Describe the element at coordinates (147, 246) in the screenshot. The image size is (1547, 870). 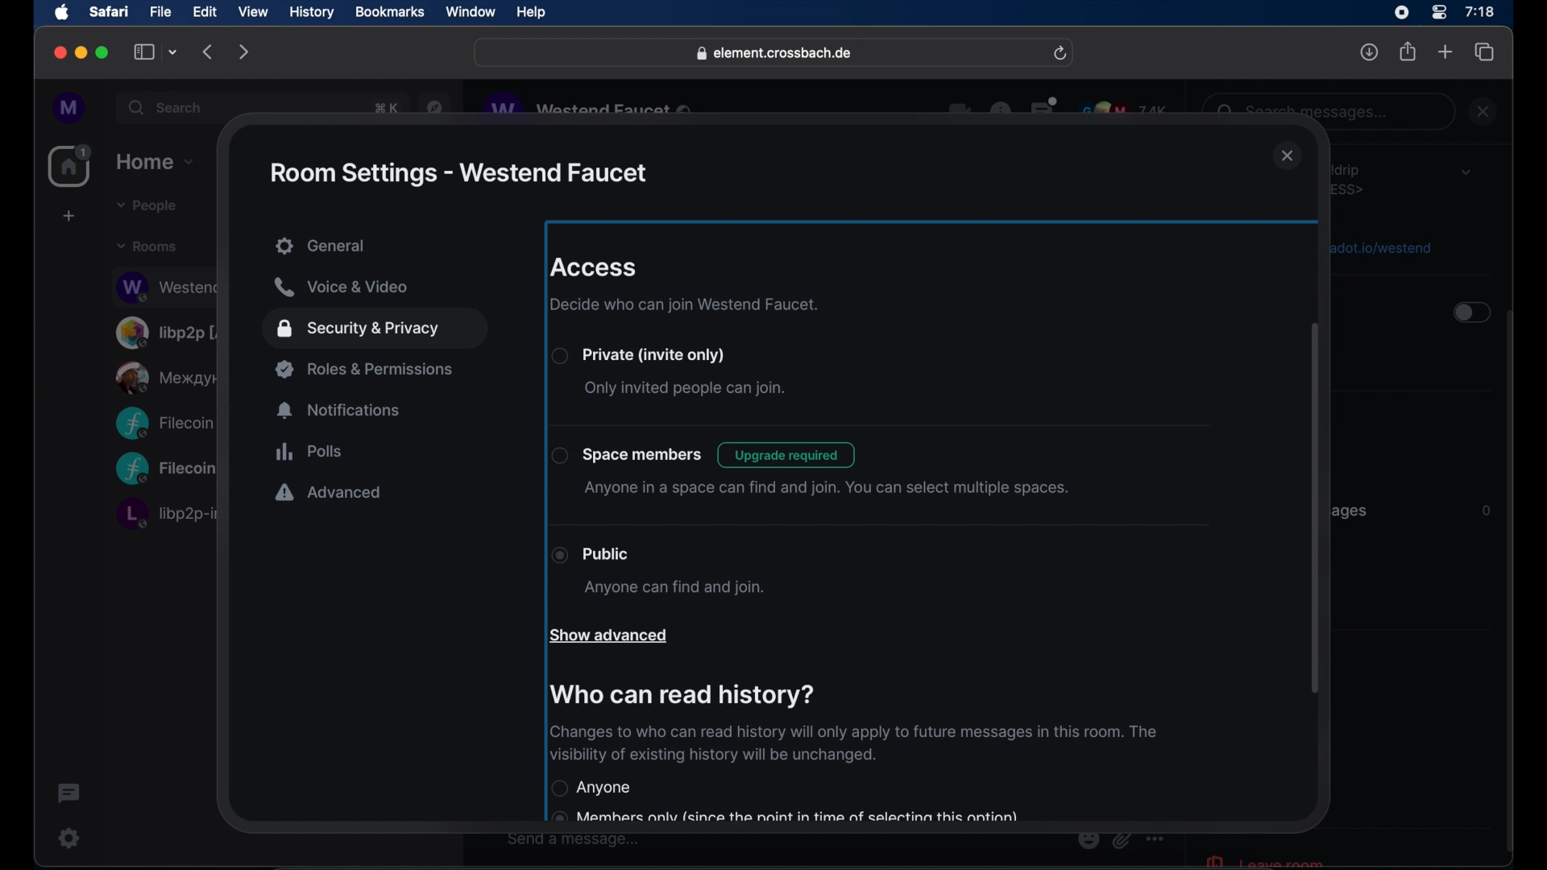
I see `rooms dropdown` at that location.